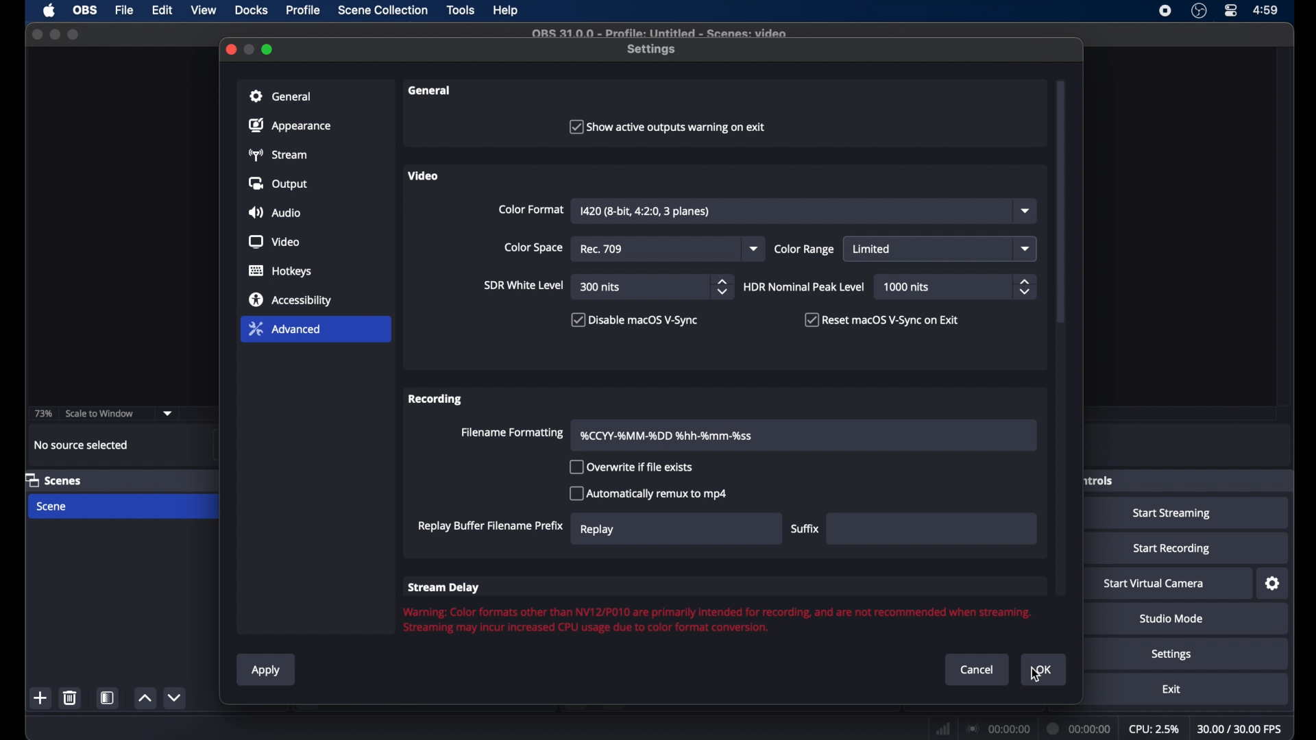 The image size is (1316, 740). What do you see at coordinates (274, 242) in the screenshot?
I see `video` at bounding box center [274, 242].